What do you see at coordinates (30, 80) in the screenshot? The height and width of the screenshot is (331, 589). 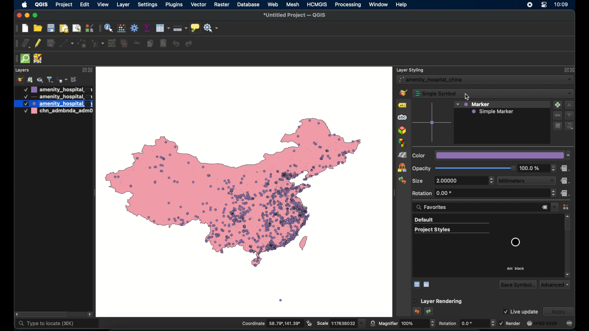 I see `add group` at bounding box center [30, 80].